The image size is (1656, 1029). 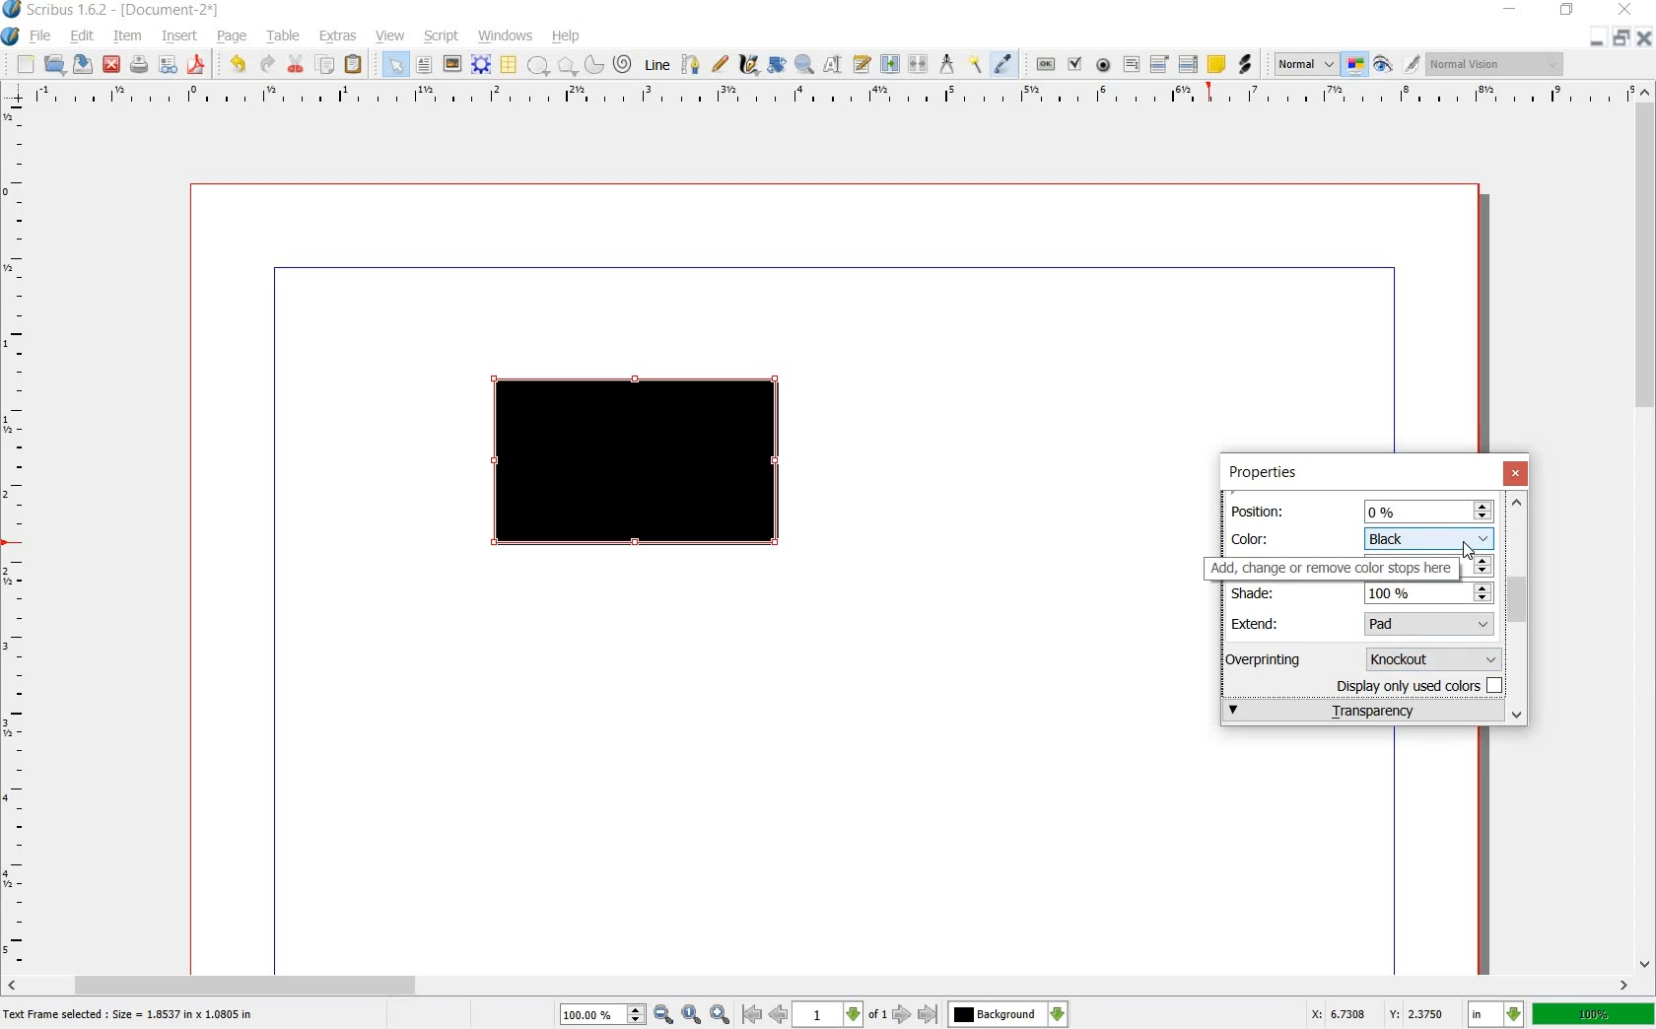 What do you see at coordinates (663, 1015) in the screenshot?
I see `zoom out` at bounding box center [663, 1015].